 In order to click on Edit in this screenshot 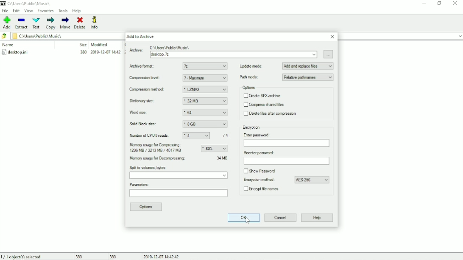, I will do `click(17, 11)`.